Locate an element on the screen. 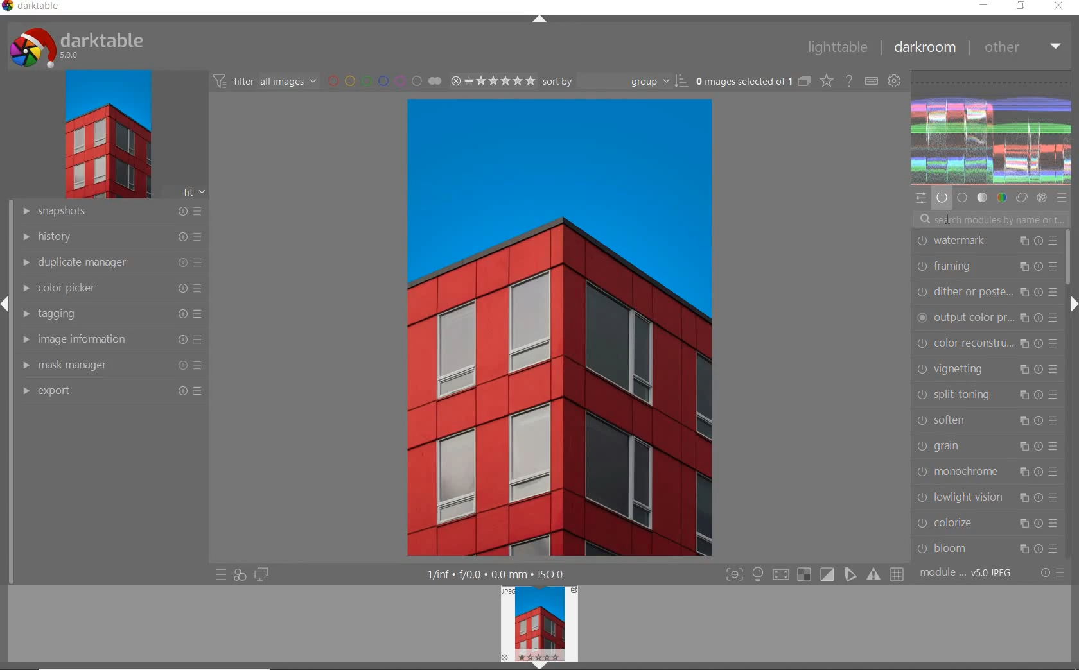 The image size is (1079, 670). collapsed grouped images is located at coordinates (804, 80).